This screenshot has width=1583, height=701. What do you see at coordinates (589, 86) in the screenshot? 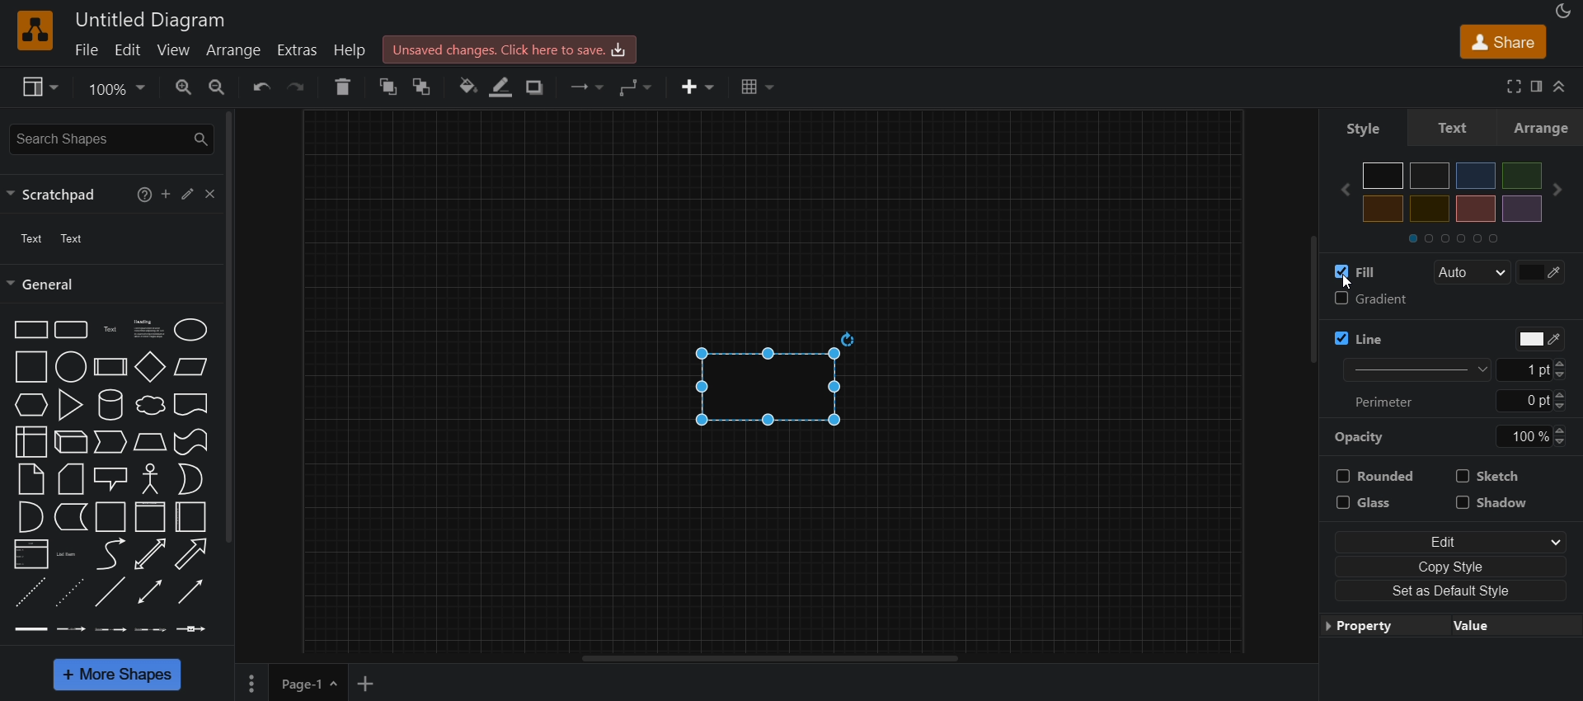
I see `connection` at bounding box center [589, 86].